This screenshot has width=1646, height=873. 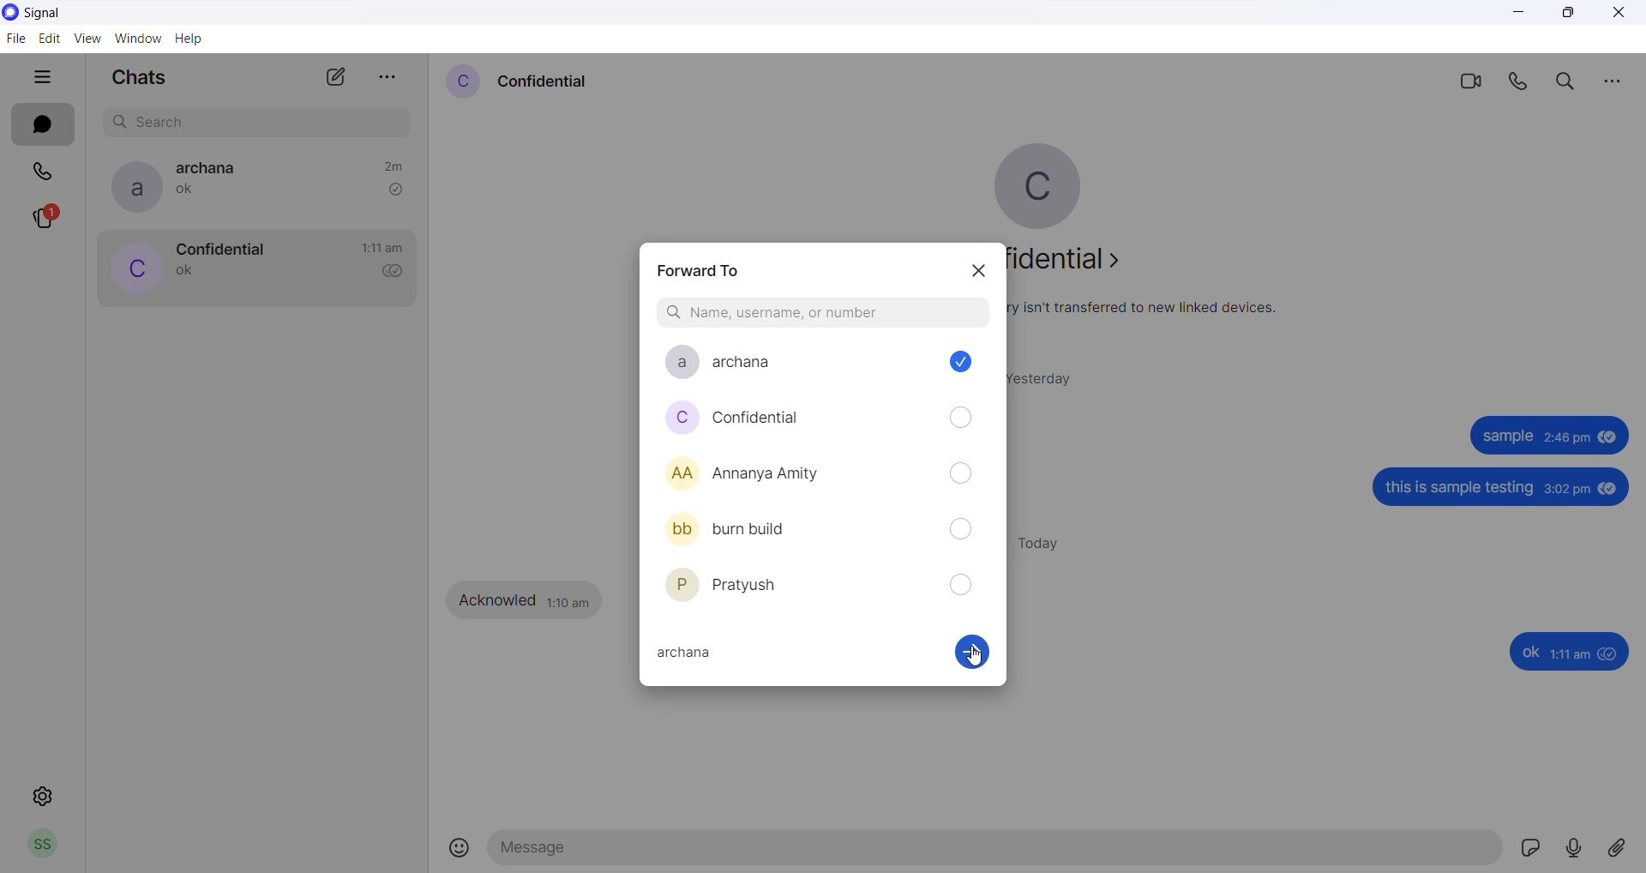 What do you see at coordinates (388, 72) in the screenshot?
I see `more options` at bounding box center [388, 72].